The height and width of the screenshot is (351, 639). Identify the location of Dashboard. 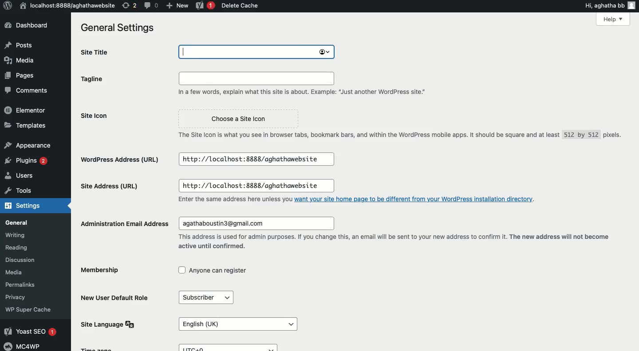
(27, 26).